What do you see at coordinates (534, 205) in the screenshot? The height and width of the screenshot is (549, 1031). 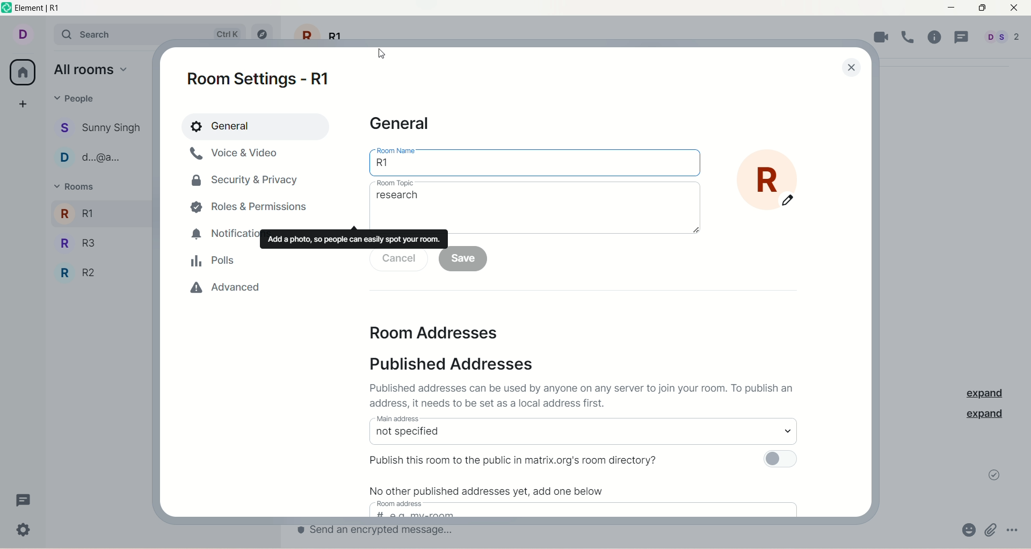 I see `room type` at bounding box center [534, 205].